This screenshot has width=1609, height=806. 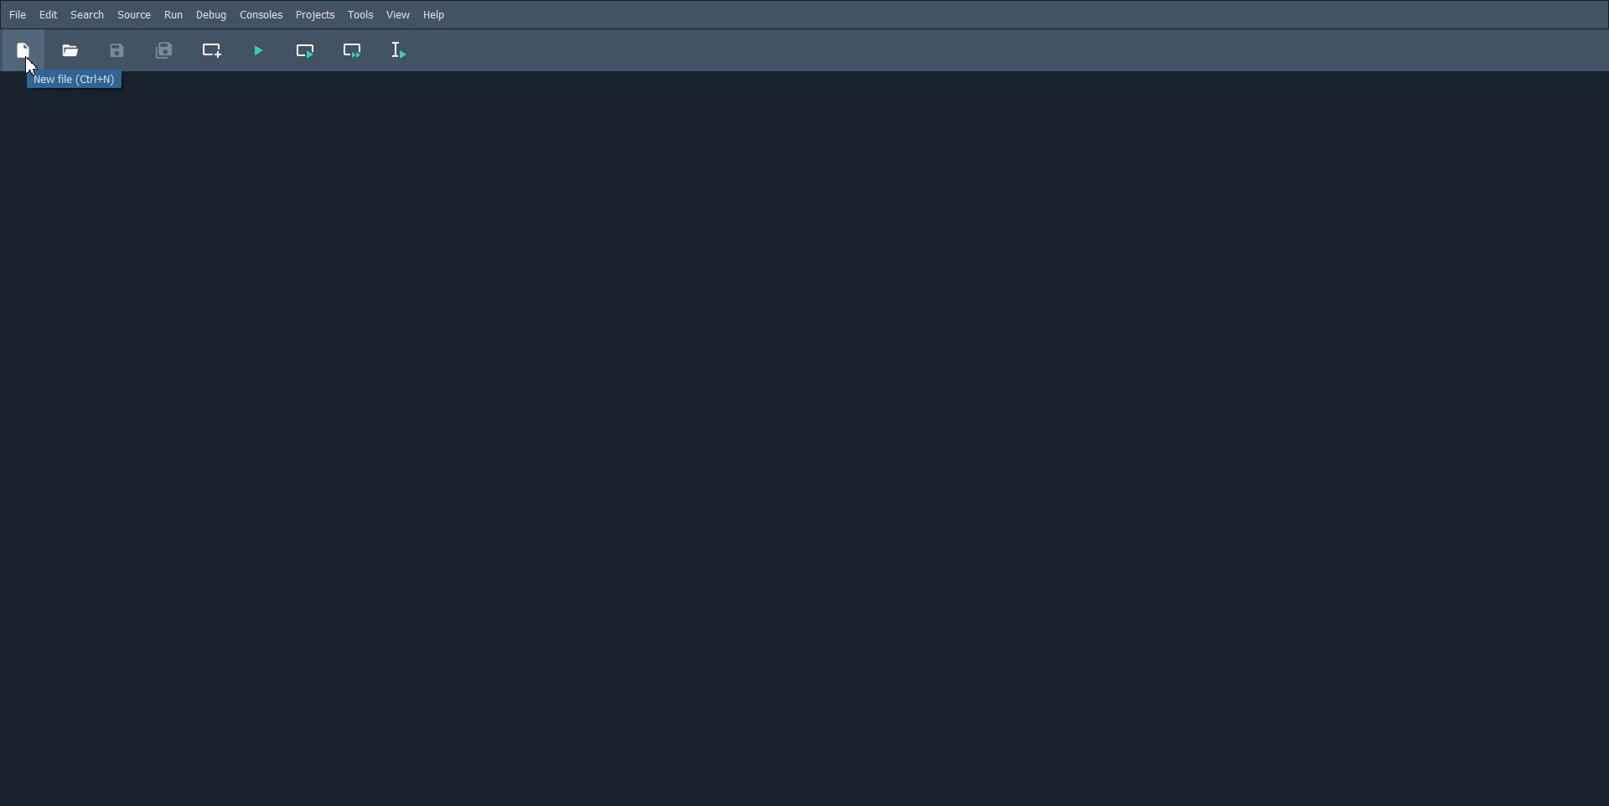 What do you see at coordinates (399, 50) in the screenshot?
I see `Run Selection` at bounding box center [399, 50].